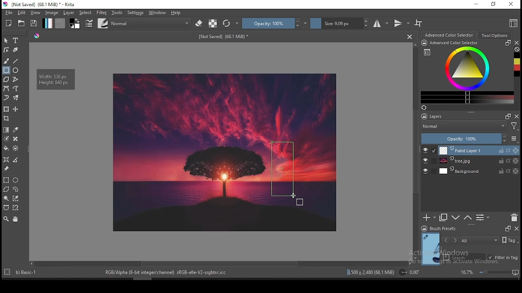 The width and height of the screenshot is (522, 293). I want to click on colors, so click(75, 24).